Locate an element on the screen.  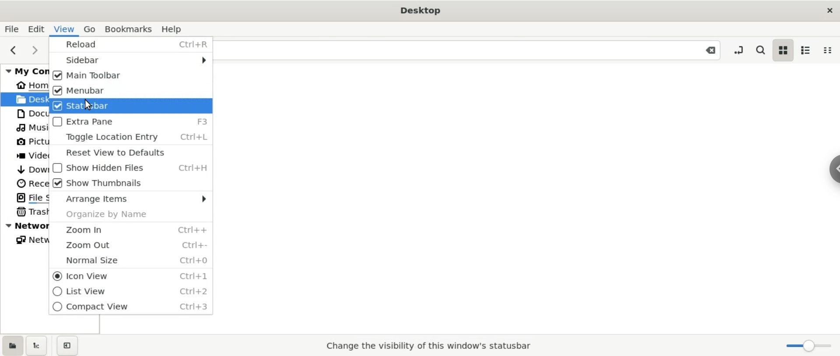
Reset View to Defaults is located at coordinates (129, 153).